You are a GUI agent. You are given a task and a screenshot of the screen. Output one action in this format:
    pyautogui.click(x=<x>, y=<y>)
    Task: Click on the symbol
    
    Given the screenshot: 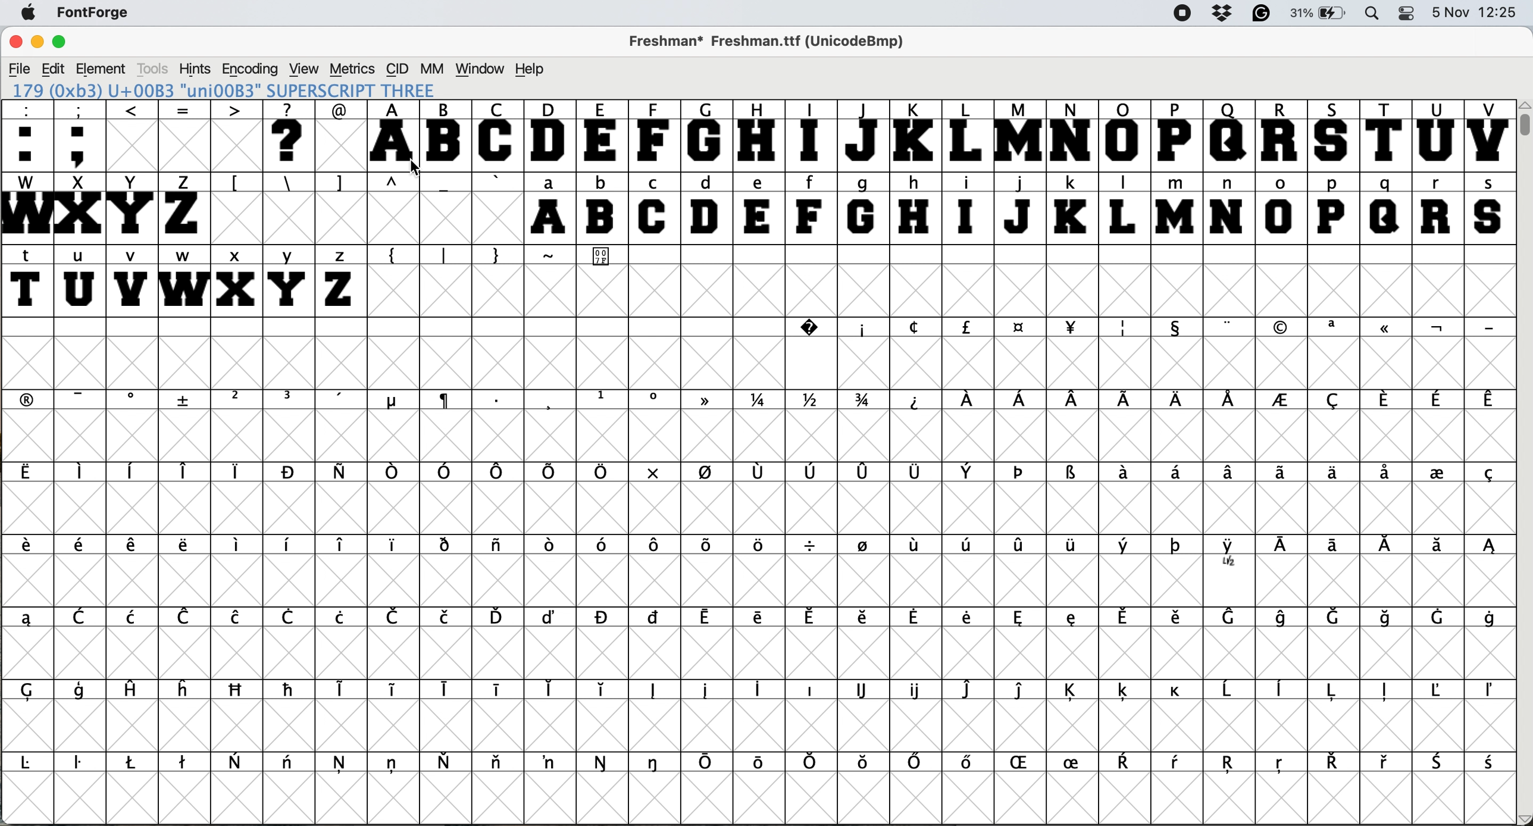 What is the action you would take?
    pyautogui.click(x=342, y=766)
    